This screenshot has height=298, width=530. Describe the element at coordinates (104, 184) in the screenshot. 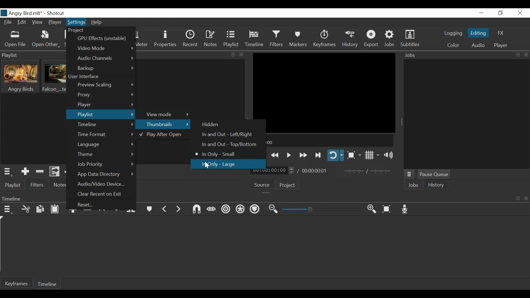

I see `Audio/Video Device` at that location.